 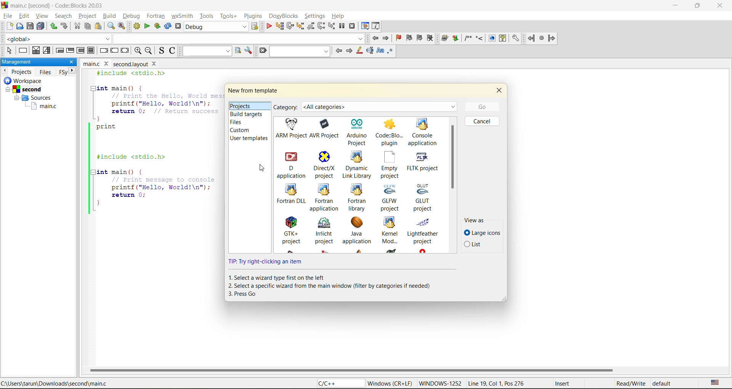 I want to click on text to search, so click(x=207, y=52).